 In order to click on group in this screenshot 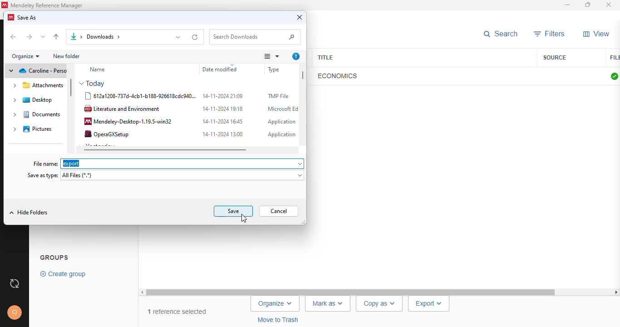, I will do `click(54, 257)`.